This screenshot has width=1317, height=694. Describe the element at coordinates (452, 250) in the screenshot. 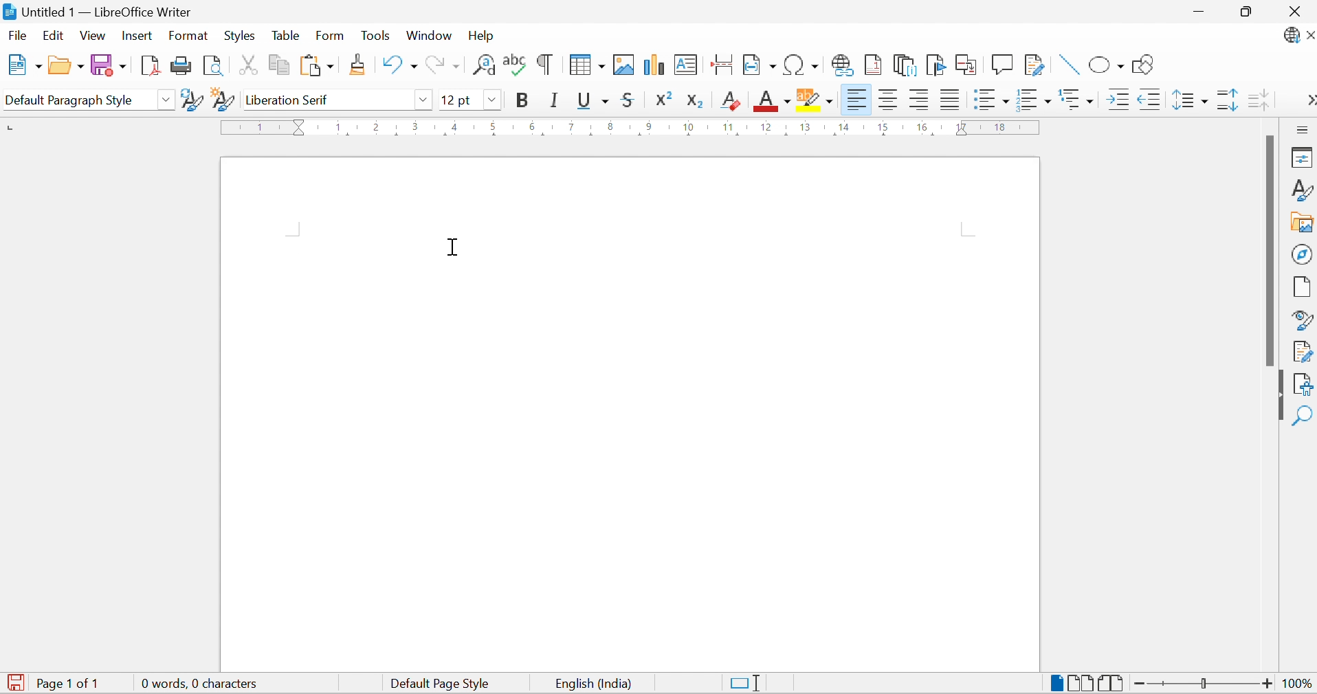

I see `Cursor` at that location.